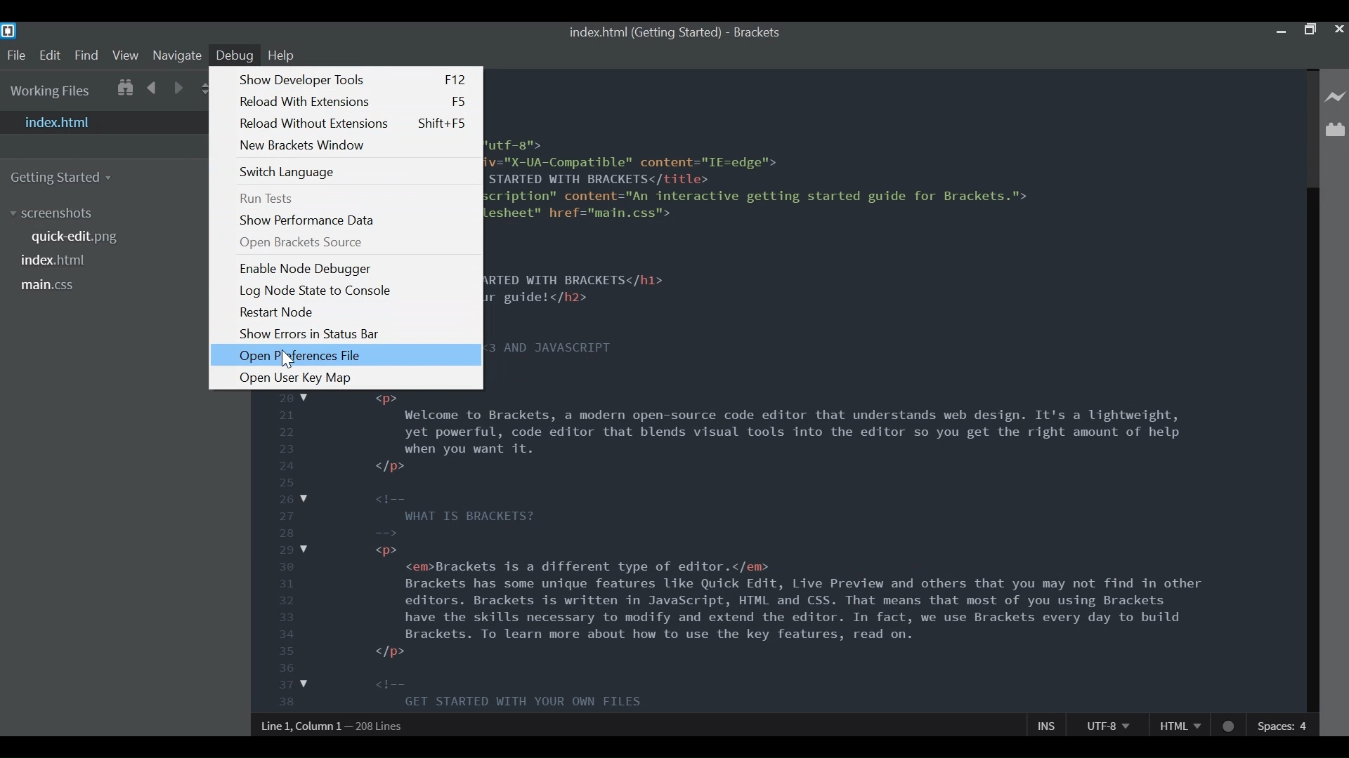 Image resolution: width=1349 pixels, height=758 pixels. I want to click on Find, so click(87, 55).